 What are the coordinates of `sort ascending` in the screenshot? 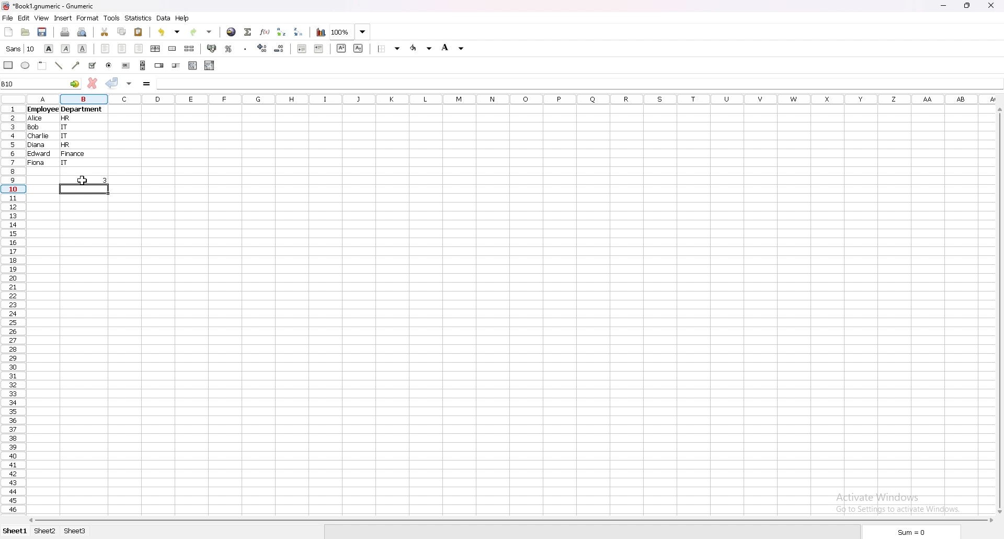 It's located at (281, 32).